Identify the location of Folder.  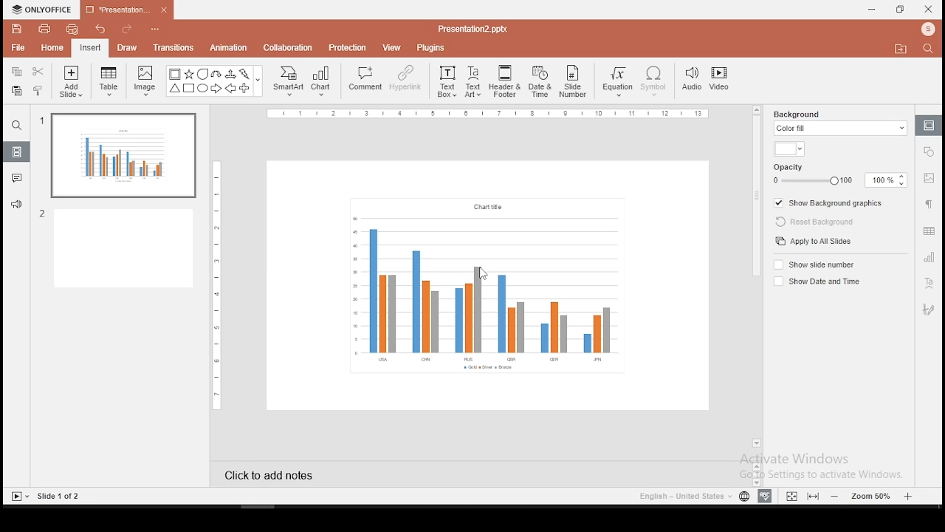
(901, 49).